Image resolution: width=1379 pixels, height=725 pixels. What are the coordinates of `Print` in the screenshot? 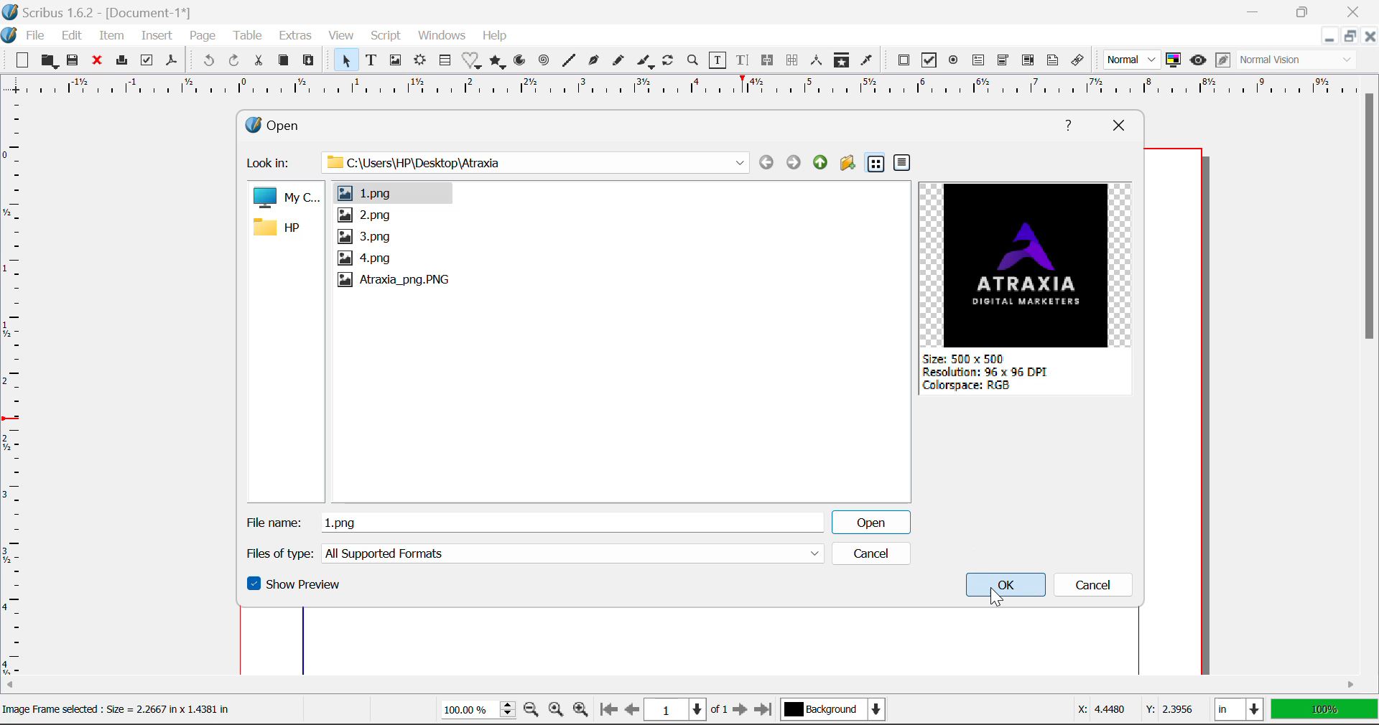 It's located at (124, 61).